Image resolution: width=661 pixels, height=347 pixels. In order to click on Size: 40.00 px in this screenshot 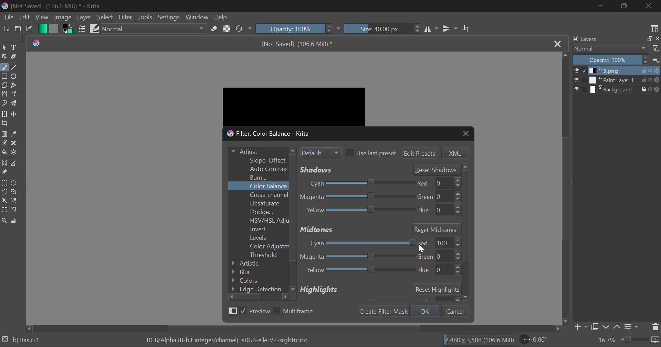, I will do `click(384, 29)`.